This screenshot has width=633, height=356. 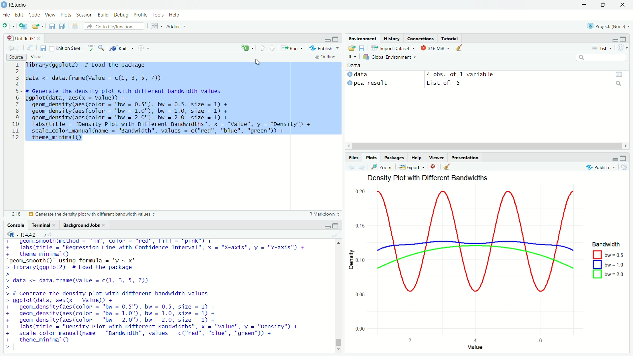 I want to click on Go to file/function, so click(x=114, y=26).